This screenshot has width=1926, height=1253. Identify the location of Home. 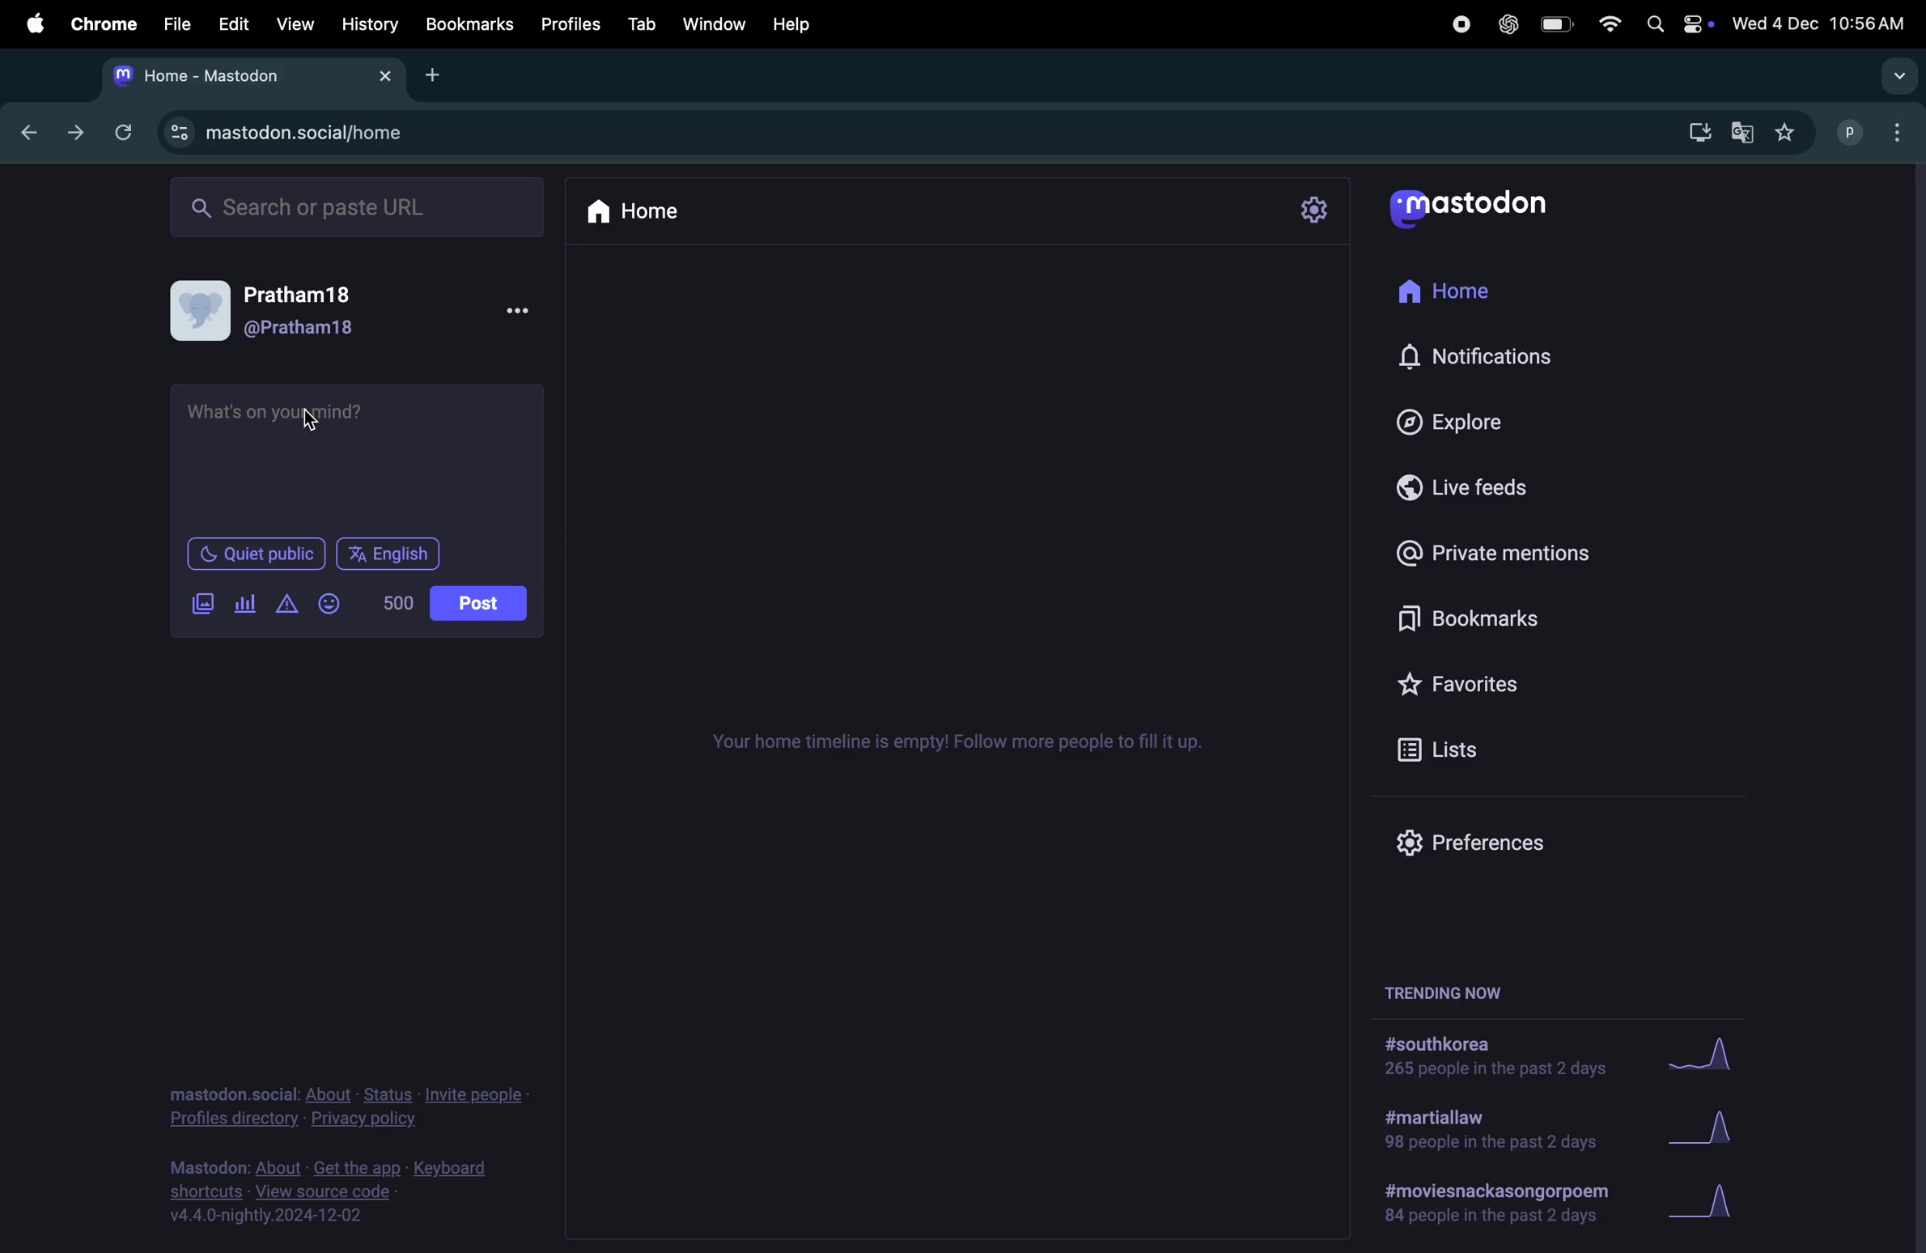
(1459, 295).